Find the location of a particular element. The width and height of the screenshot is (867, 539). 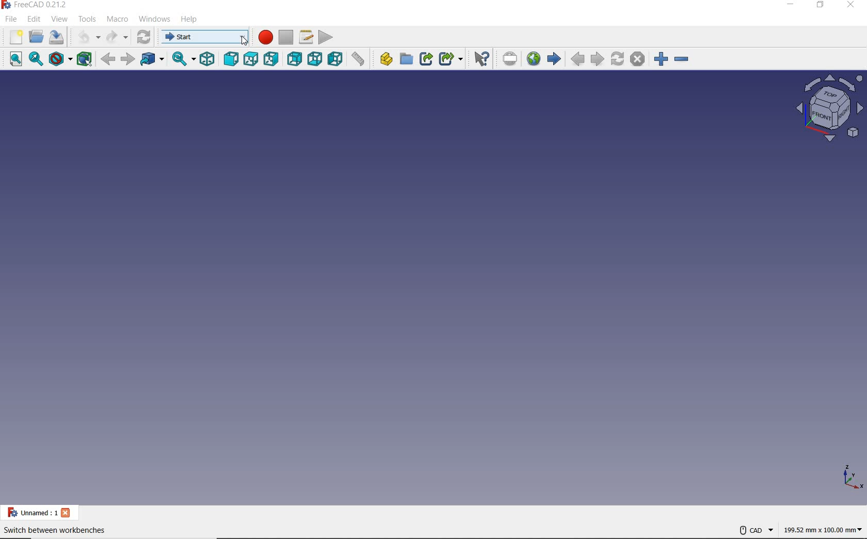

CAD NAVIGATION STYLE is located at coordinates (757, 530).